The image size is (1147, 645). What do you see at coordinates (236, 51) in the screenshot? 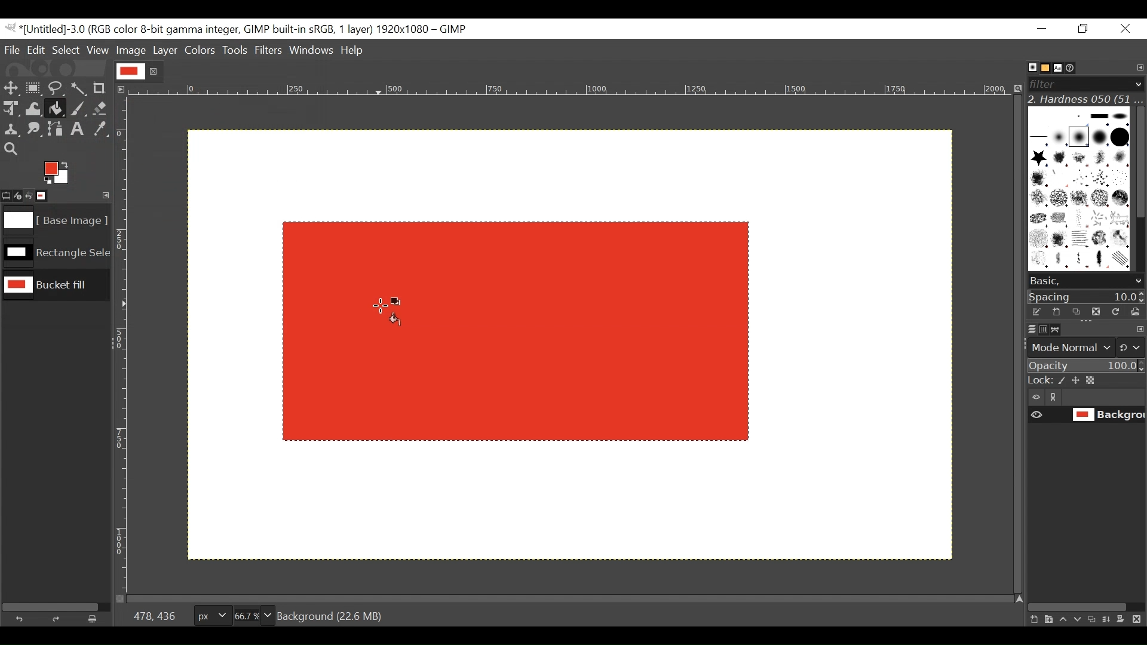
I see `Tools` at bounding box center [236, 51].